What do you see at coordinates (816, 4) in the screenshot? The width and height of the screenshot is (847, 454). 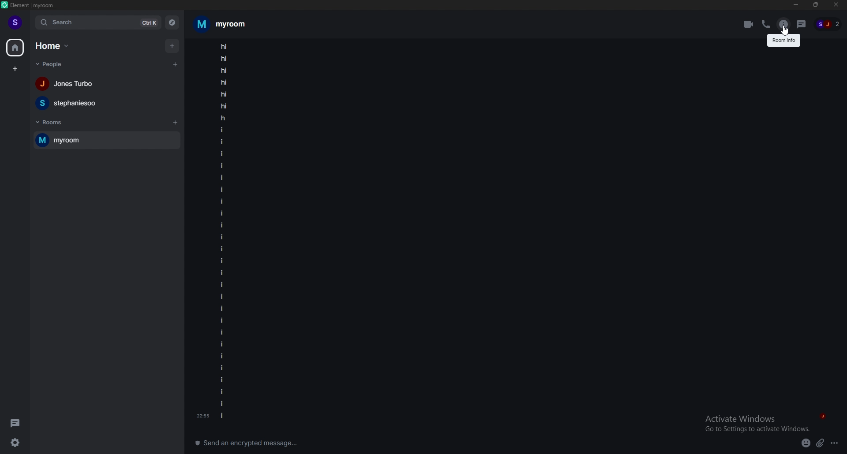 I see `resize` at bounding box center [816, 4].